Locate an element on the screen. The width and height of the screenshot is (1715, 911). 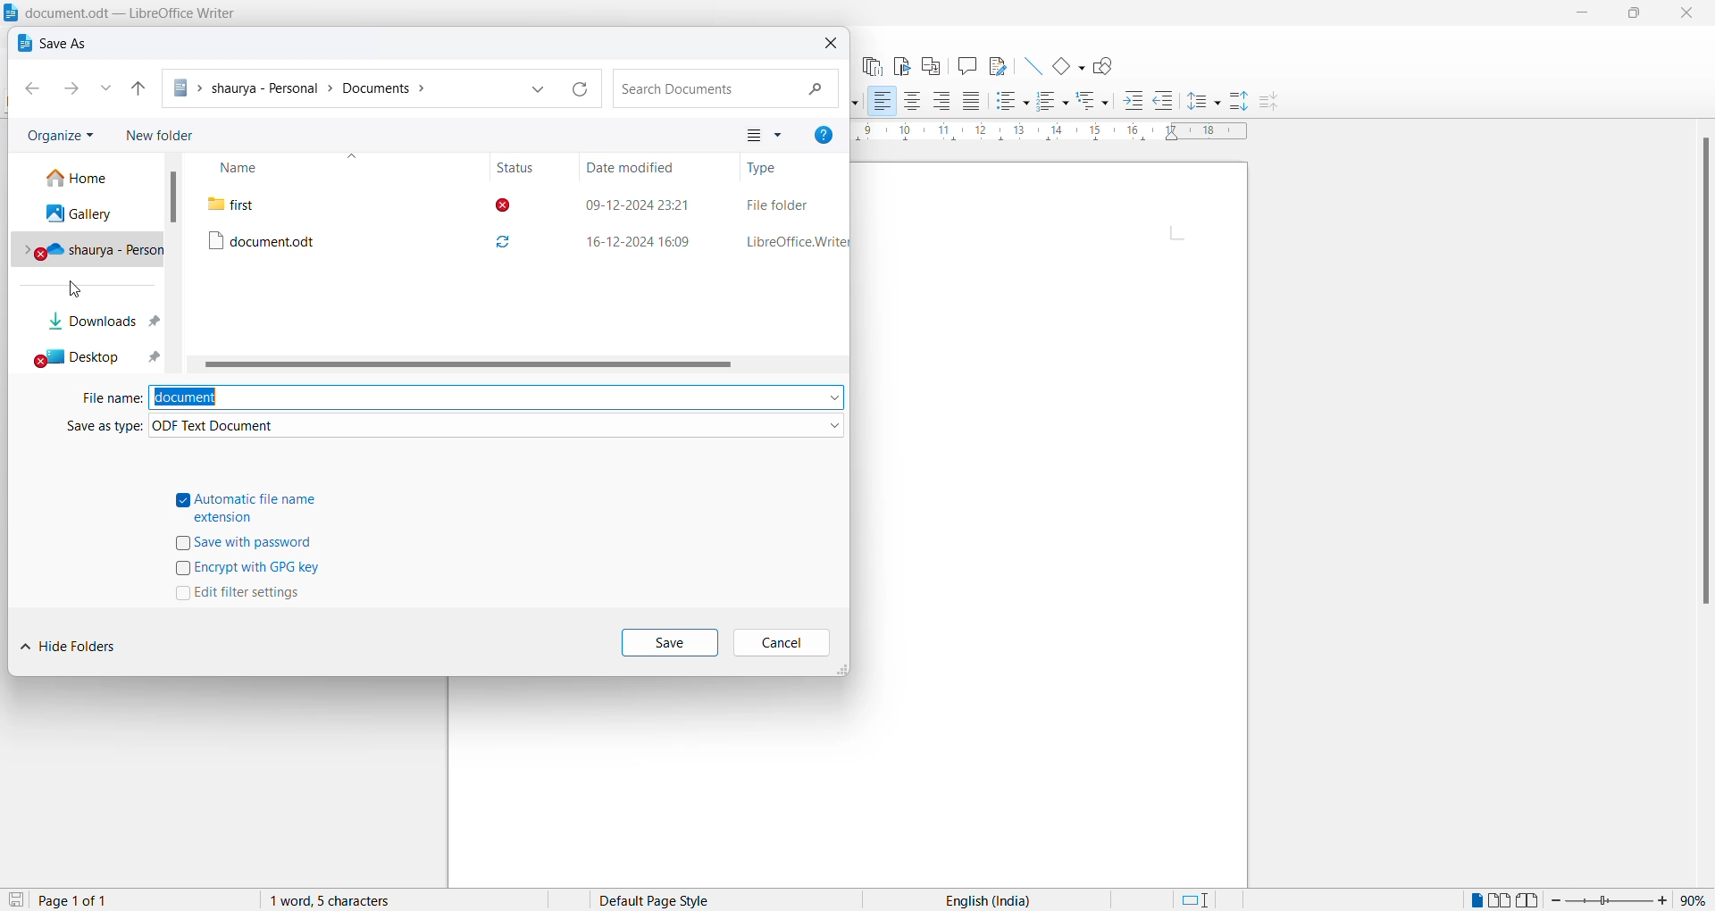
standard selection is located at coordinates (1201, 900).